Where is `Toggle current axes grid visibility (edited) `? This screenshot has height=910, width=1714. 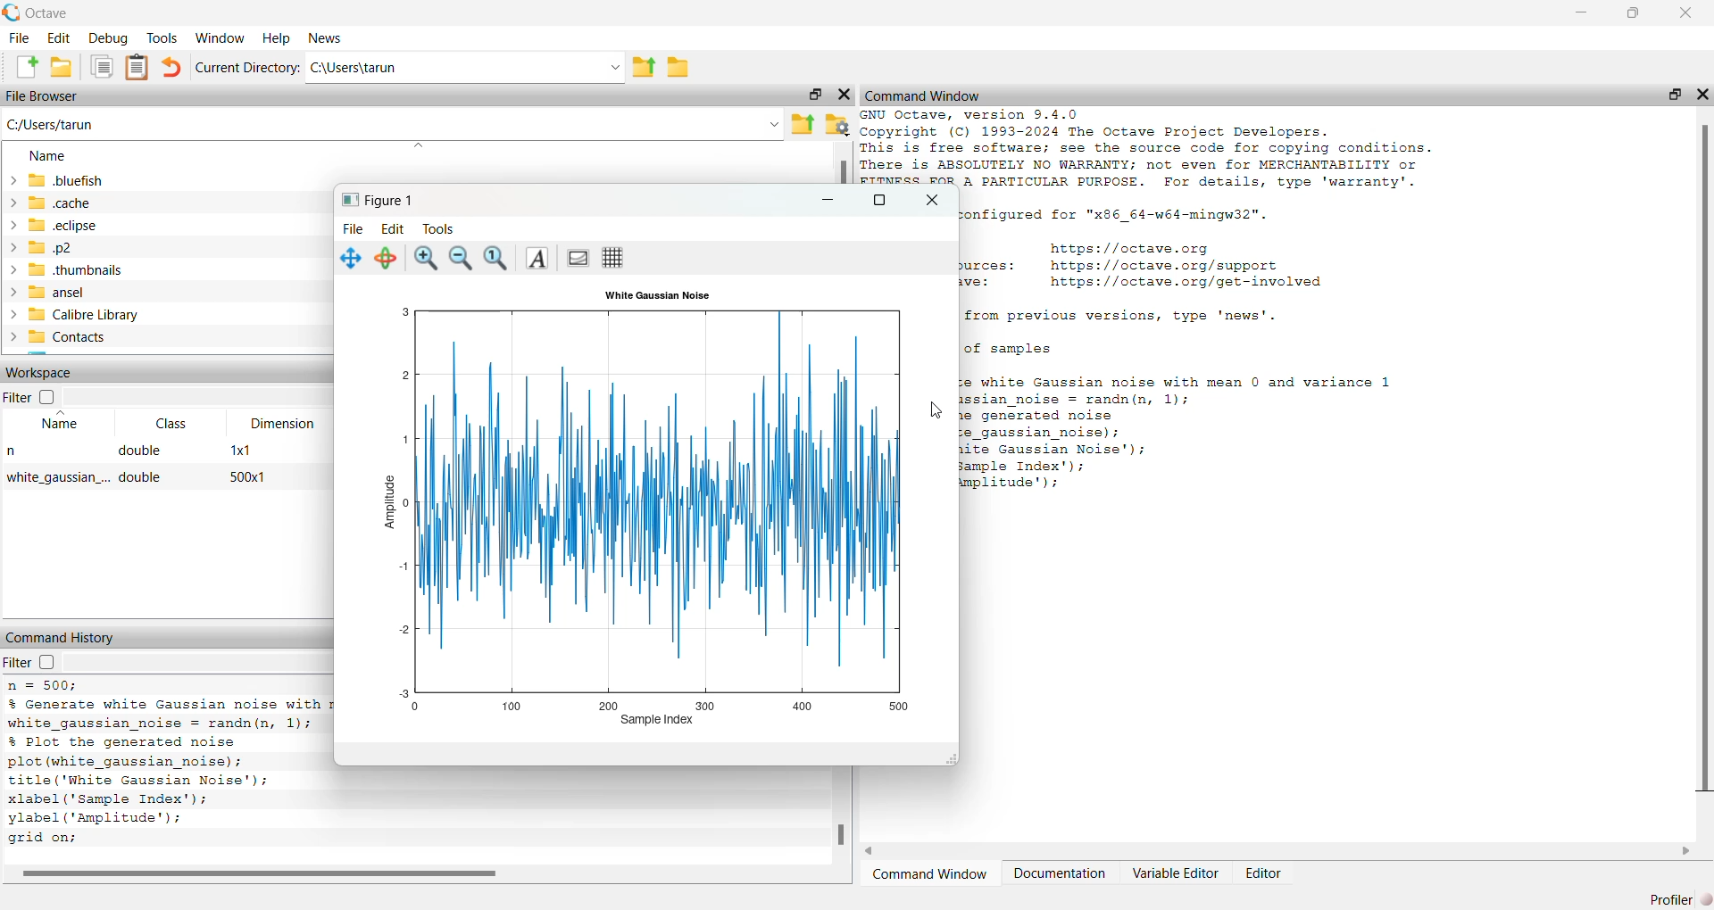
Toggle current axes grid visibility (edited)  is located at coordinates (617, 260).